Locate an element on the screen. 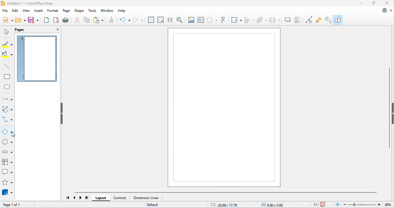 Image resolution: width=394 pixels, height=208 pixels. minimize is located at coordinates (361, 3).